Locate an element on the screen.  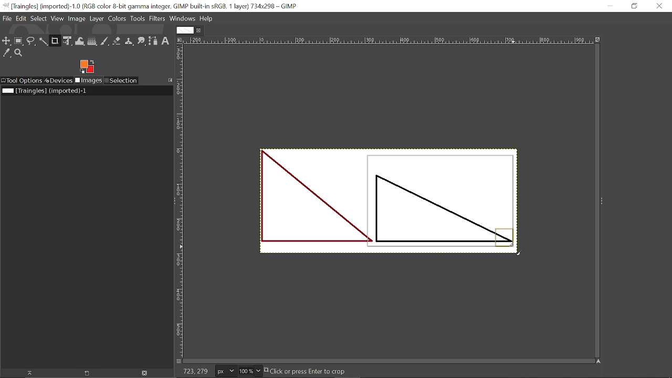
Close current tab is located at coordinates (199, 30).